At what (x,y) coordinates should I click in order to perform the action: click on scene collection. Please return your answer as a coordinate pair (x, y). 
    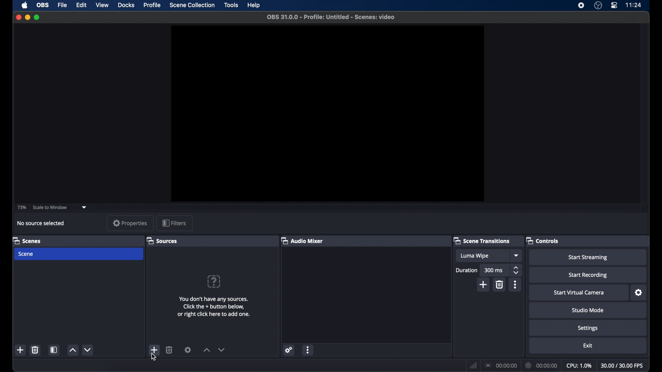
    Looking at the image, I should click on (192, 5).